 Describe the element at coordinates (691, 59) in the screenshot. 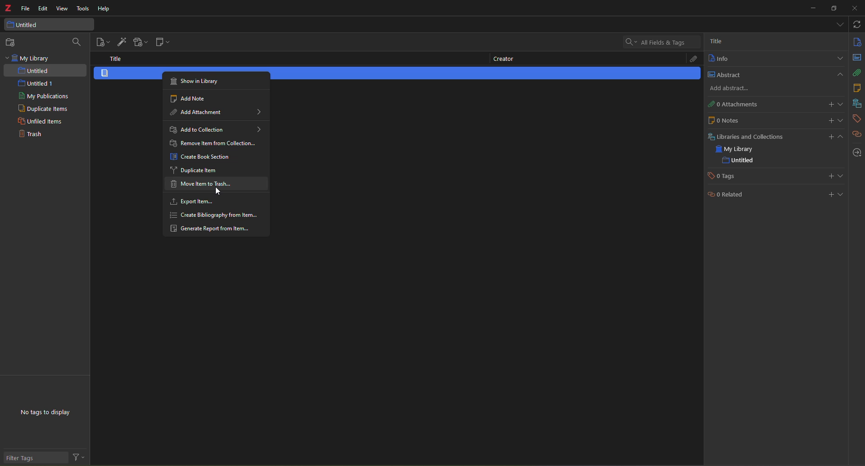

I see `attach` at that location.